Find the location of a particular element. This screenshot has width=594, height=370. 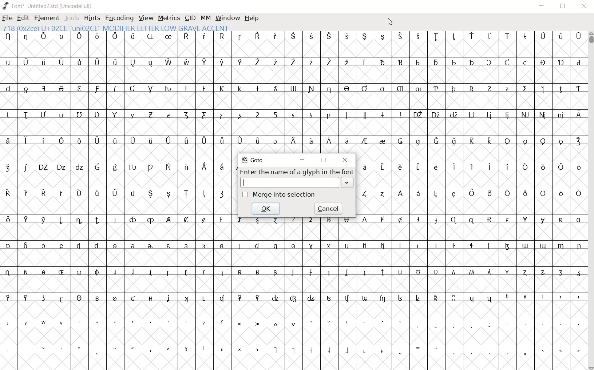

edit is located at coordinates (22, 17).